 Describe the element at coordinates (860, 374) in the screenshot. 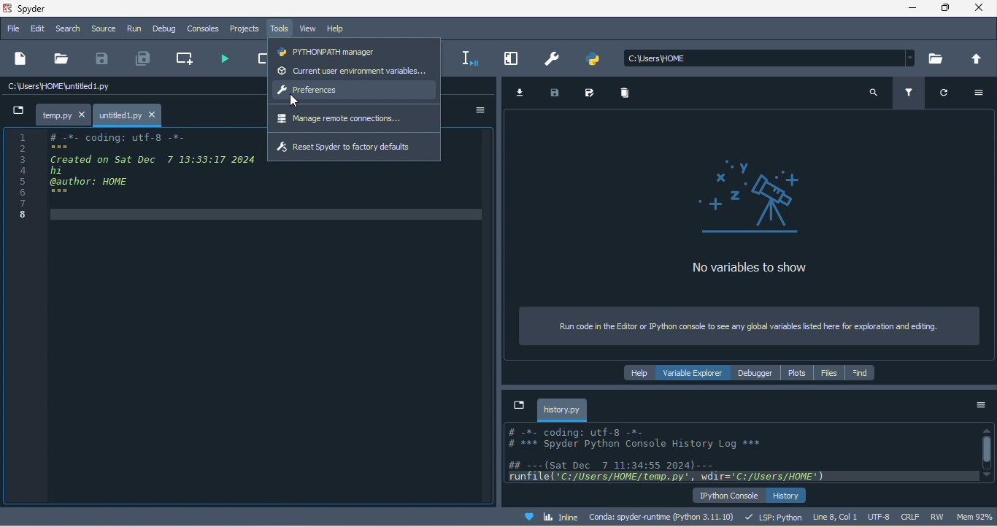

I see `find` at that location.